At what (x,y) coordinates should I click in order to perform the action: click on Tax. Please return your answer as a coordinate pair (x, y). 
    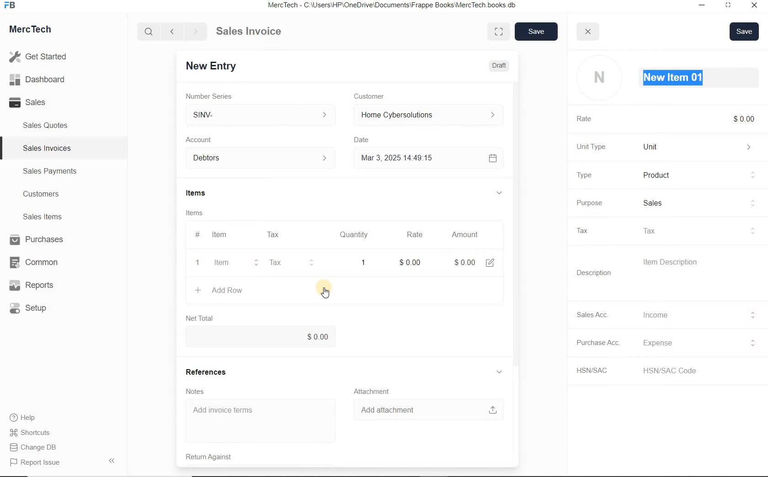
    Looking at the image, I should click on (697, 231).